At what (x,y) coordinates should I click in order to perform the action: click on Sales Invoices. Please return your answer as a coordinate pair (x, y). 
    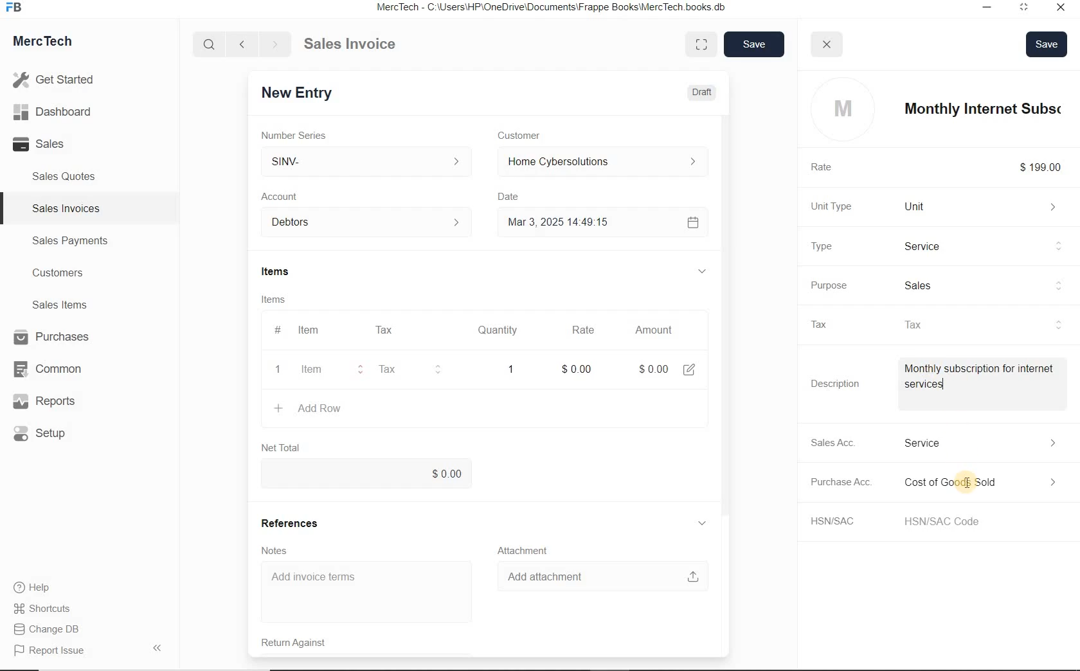
    Looking at the image, I should click on (67, 208).